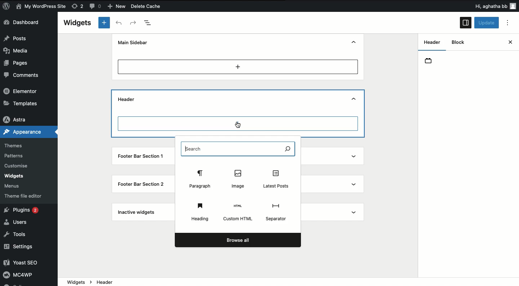  What do you see at coordinates (141, 184) in the screenshot?
I see `Footer bar section 2` at bounding box center [141, 184].